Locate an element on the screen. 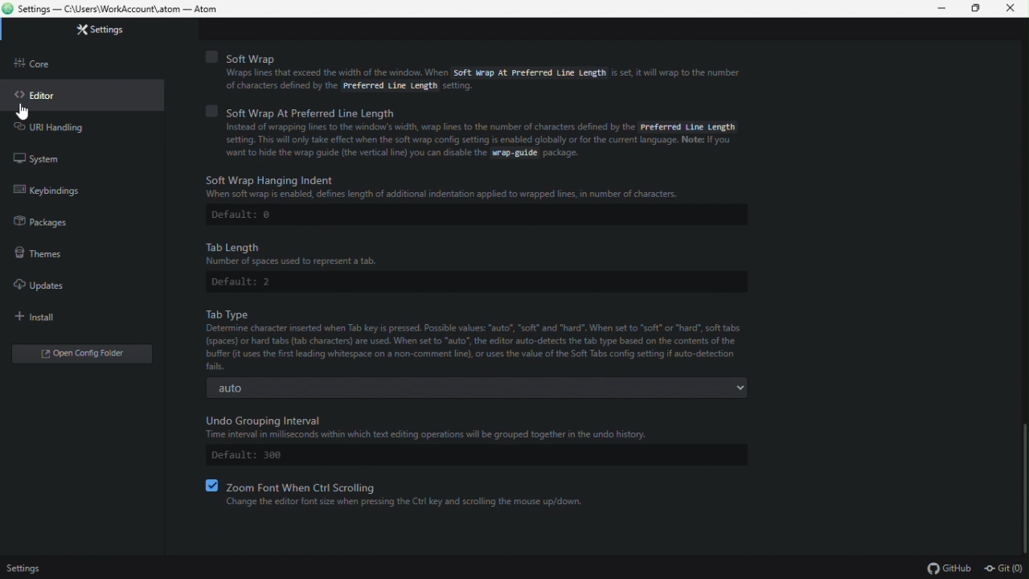  scrollbar is located at coordinates (1020, 470).